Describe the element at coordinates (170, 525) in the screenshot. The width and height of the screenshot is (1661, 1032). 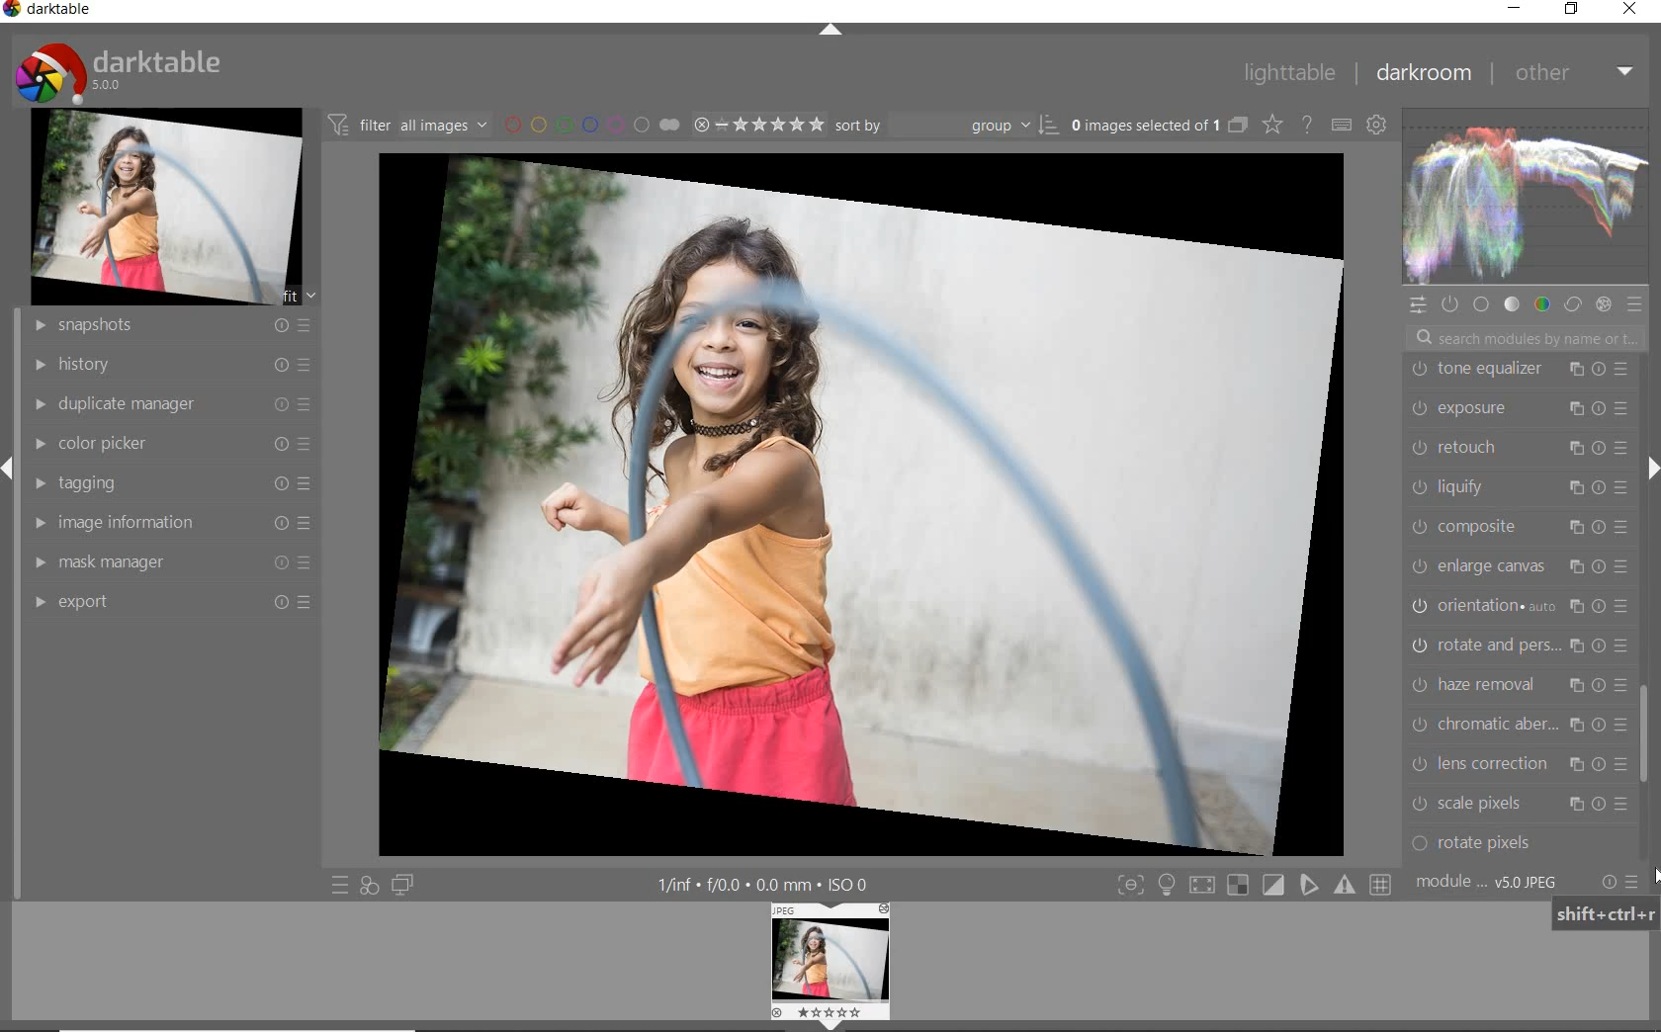
I see `image information` at that location.